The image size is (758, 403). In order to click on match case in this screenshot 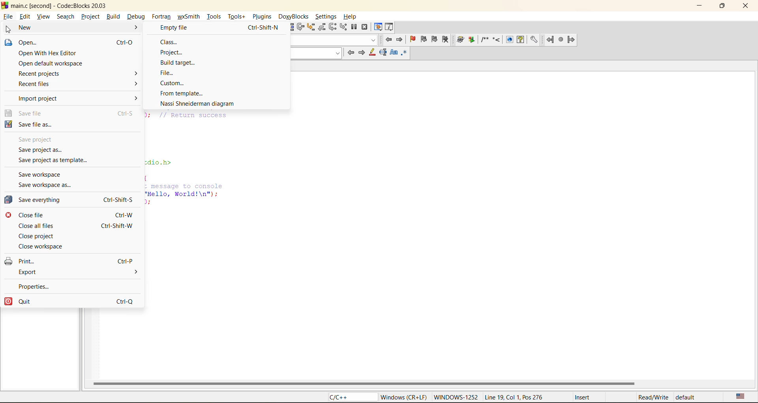, I will do `click(394, 54)`.